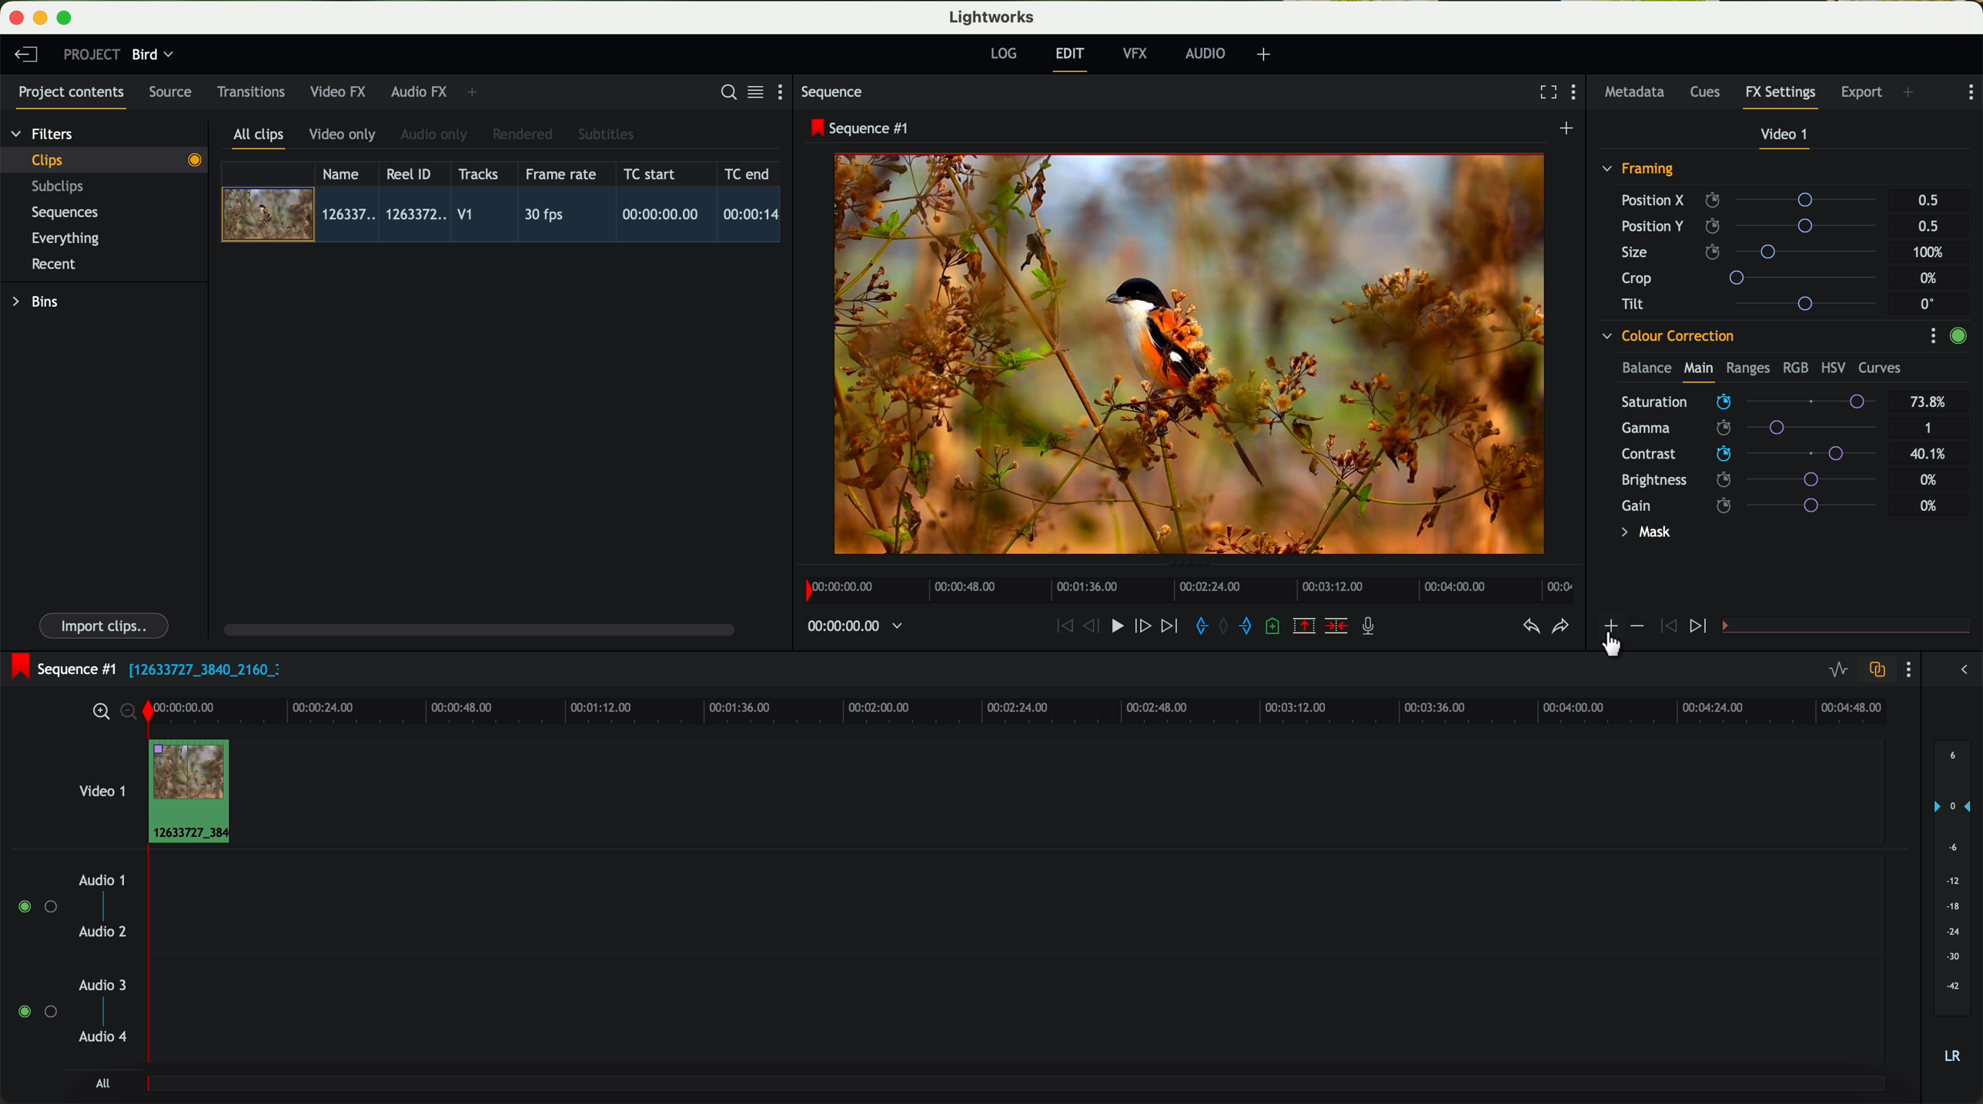 The width and height of the screenshot is (1983, 1104). Describe the element at coordinates (748, 173) in the screenshot. I see `TC end` at that location.